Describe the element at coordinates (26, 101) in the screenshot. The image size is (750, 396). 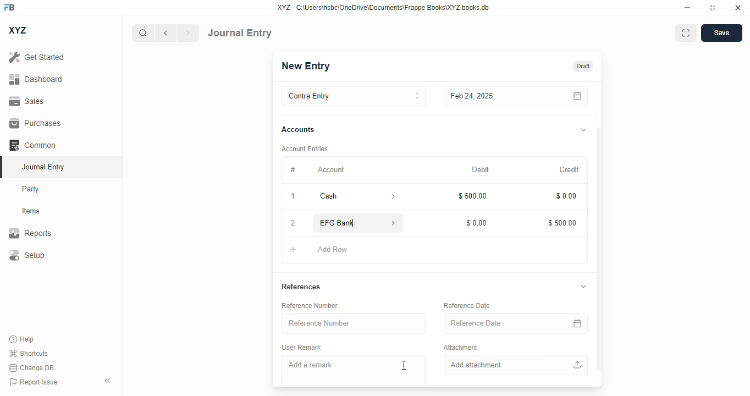
I see `sales` at that location.